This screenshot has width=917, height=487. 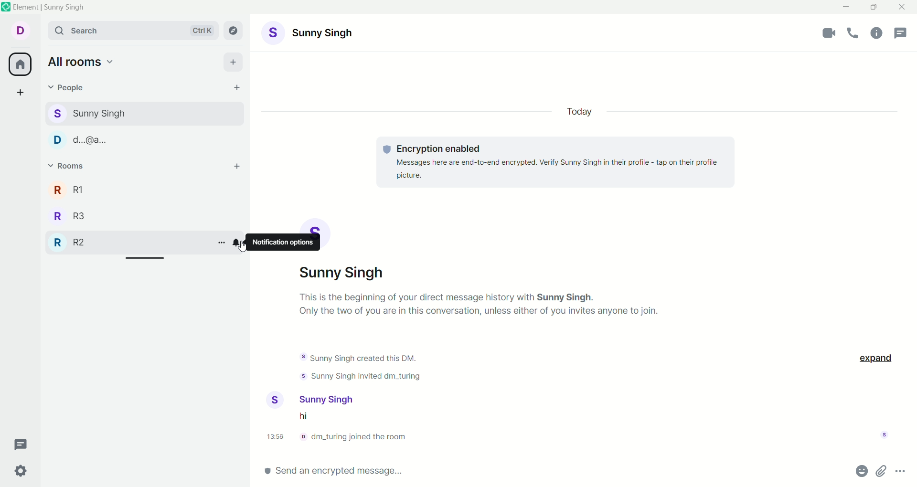 I want to click on explore rooms, so click(x=235, y=30).